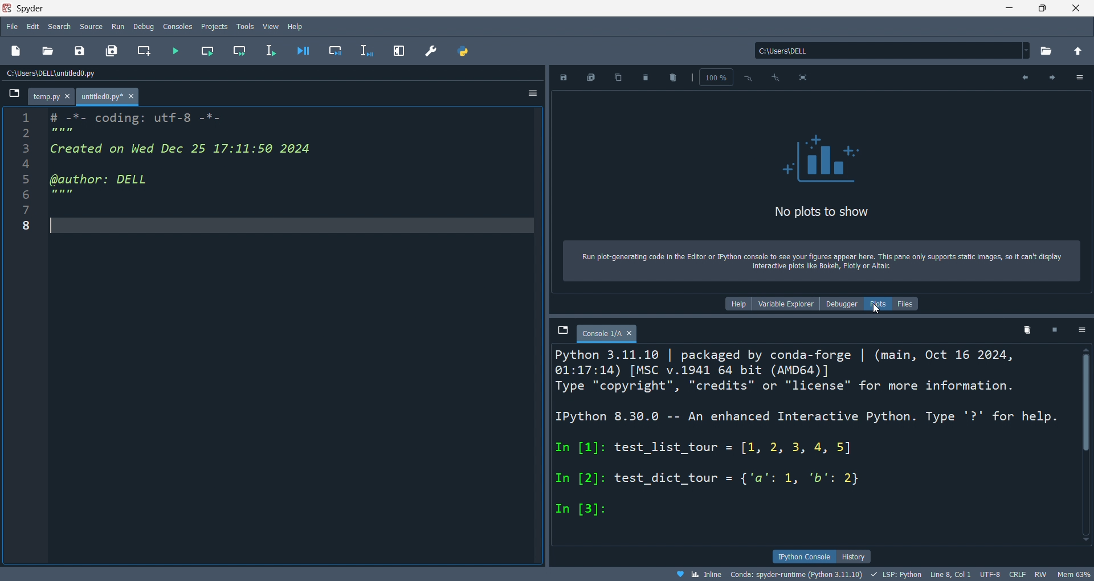 The width and height of the screenshot is (1094, 581). What do you see at coordinates (823, 180) in the screenshot?
I see `no plots to show` at bounding box center [823, 180].